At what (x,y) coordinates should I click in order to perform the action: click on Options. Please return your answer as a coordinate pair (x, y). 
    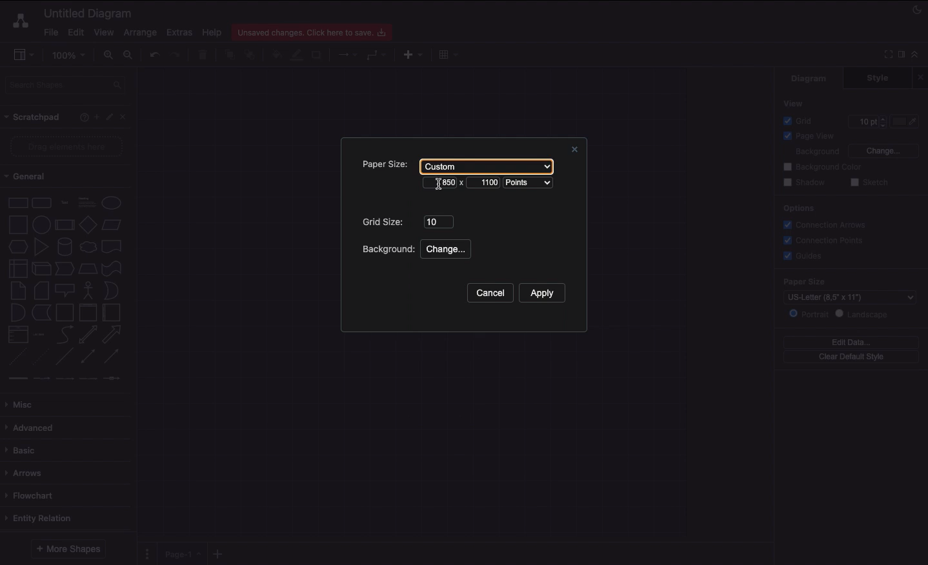
    Looking at the image, I should click on (798, 208).